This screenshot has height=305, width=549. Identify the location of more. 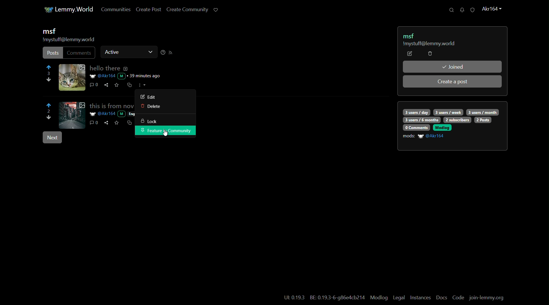
(142, 85).